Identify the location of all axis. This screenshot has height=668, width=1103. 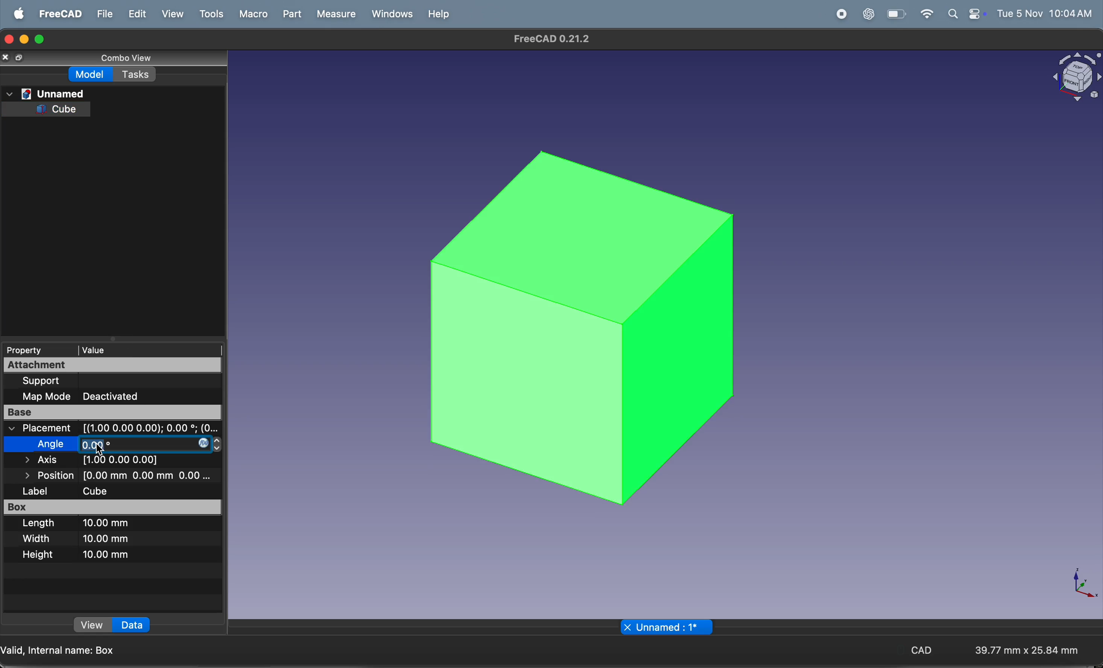
(150, 460).